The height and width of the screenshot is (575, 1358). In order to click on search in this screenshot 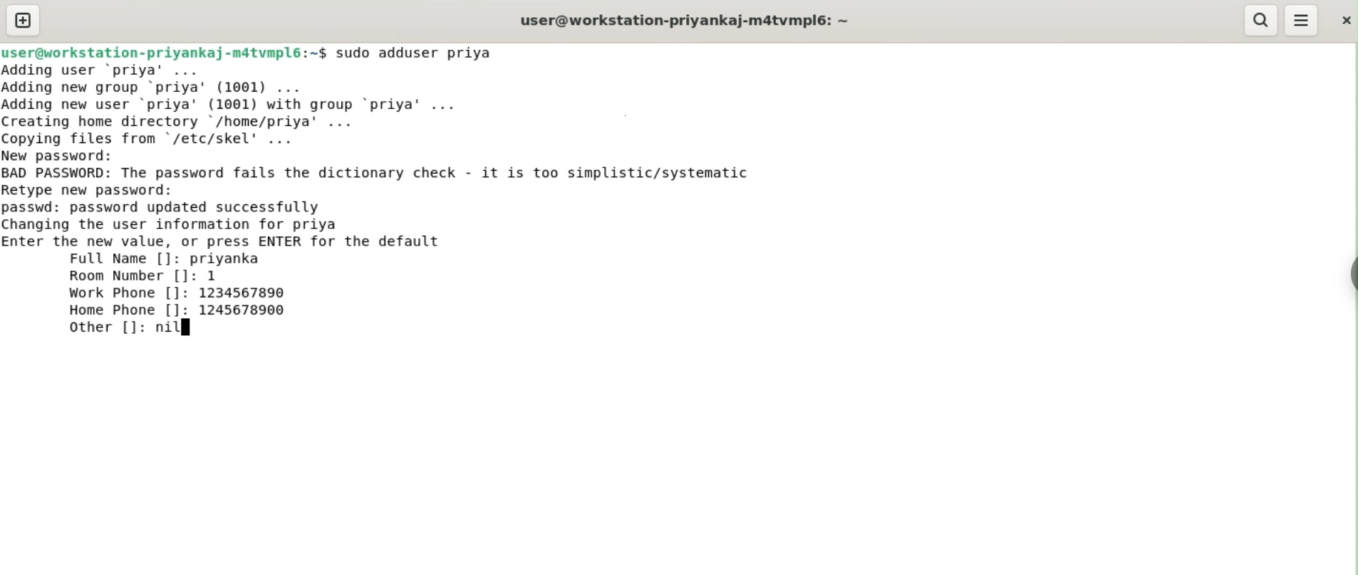, I will do `click(1262, 21)`.